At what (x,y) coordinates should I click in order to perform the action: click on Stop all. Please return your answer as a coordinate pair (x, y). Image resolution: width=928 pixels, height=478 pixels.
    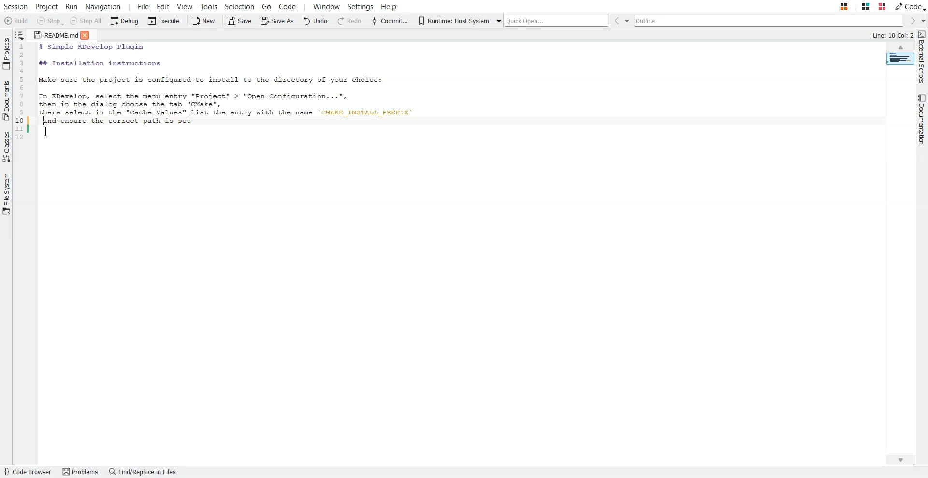
    Looking at the image, I should click on (86, 21).